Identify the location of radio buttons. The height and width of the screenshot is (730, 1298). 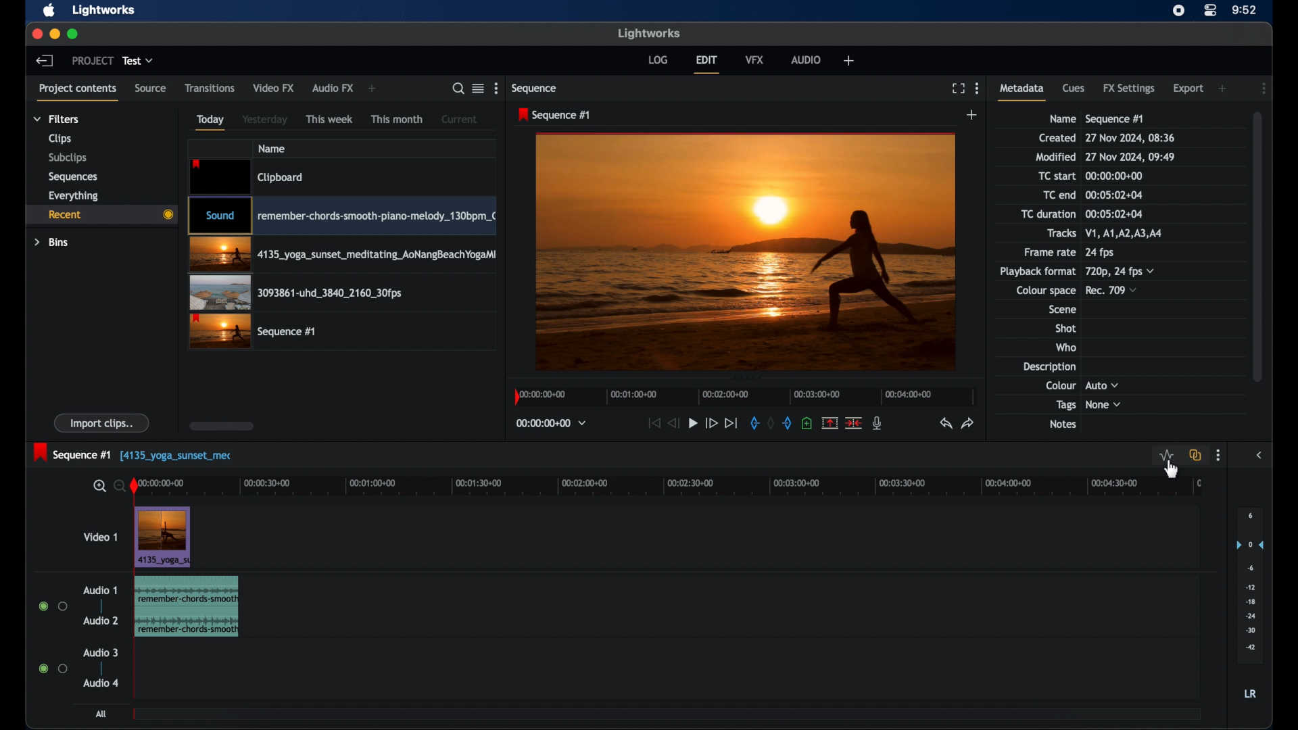
(53, 606).